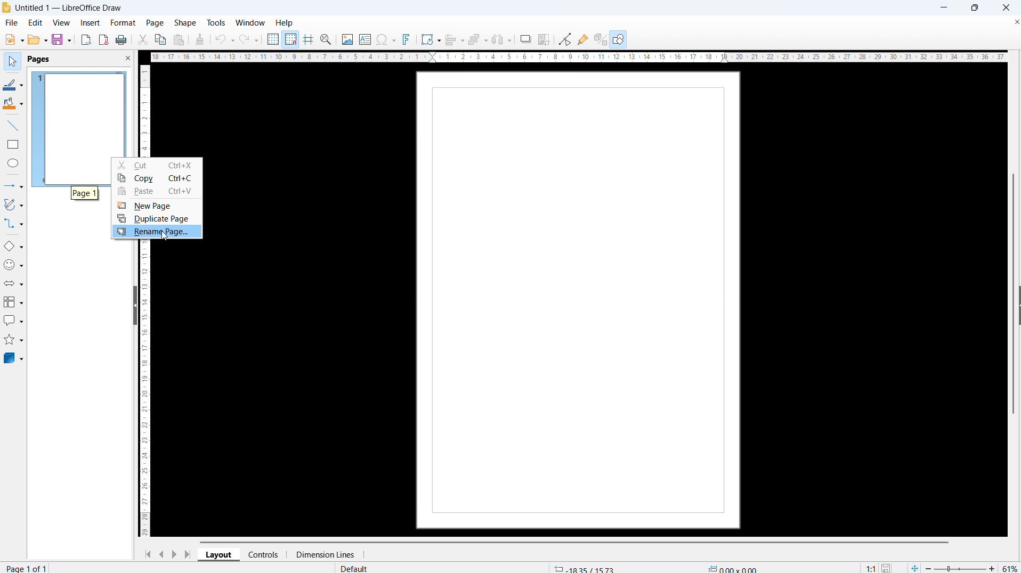 This screenshot has width=1021, height=573. What do you see at coordinates (6, 7) in the screenshot?
I see `logo` at bounding box center [6, 7].